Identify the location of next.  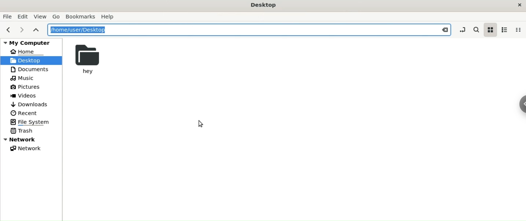
(21, 30).